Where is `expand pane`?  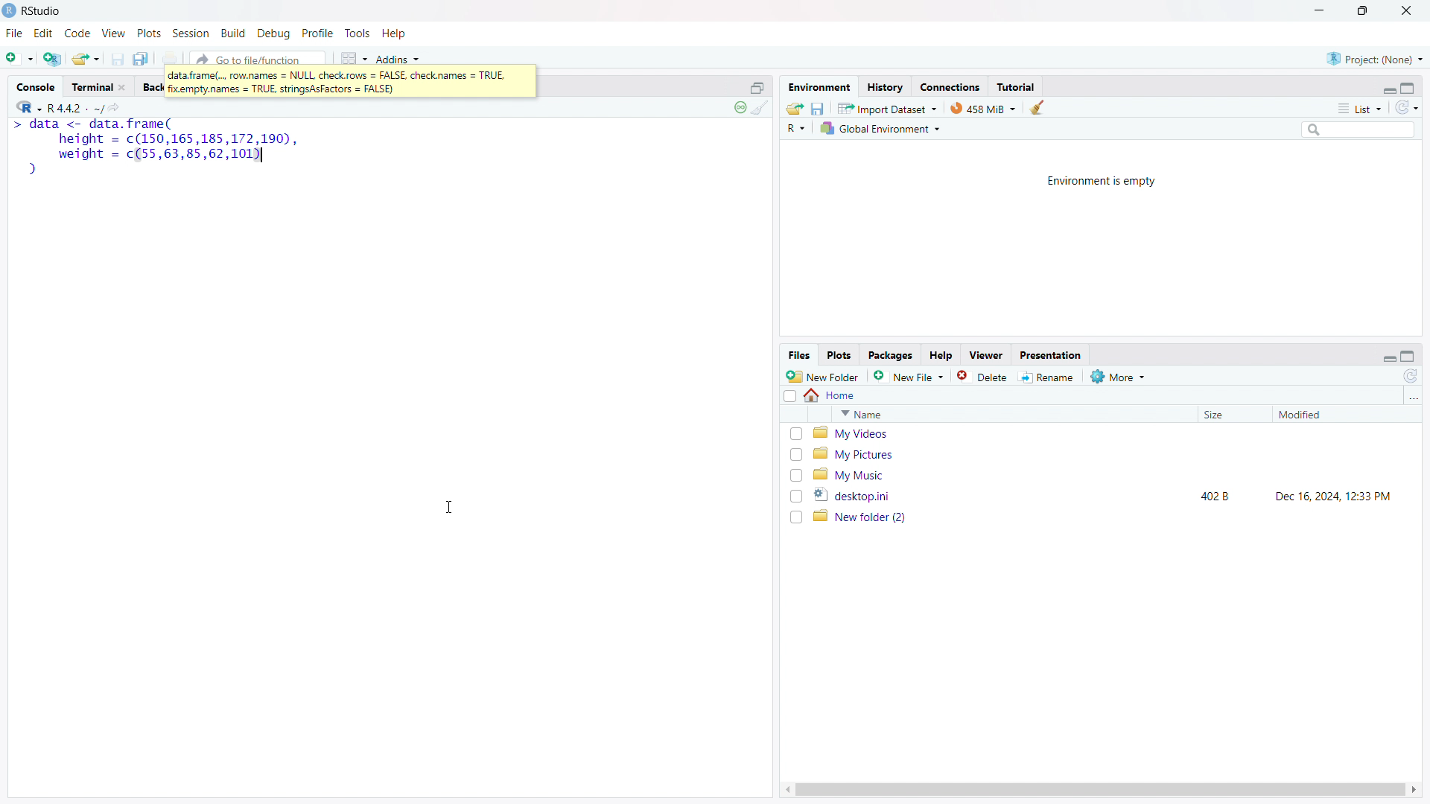 expand pane is located at coordinates (1410, 357).